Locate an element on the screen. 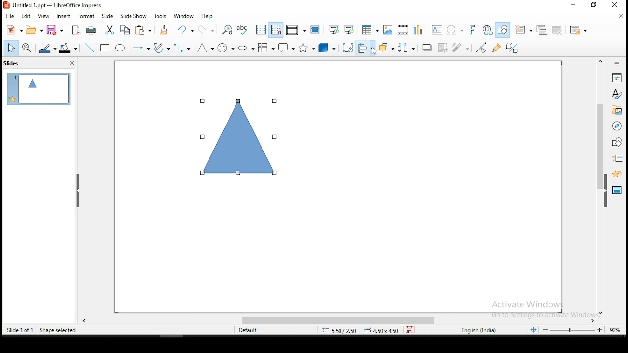 This screenshot has height=353, width=628. line is located at coordinates (91, 47).